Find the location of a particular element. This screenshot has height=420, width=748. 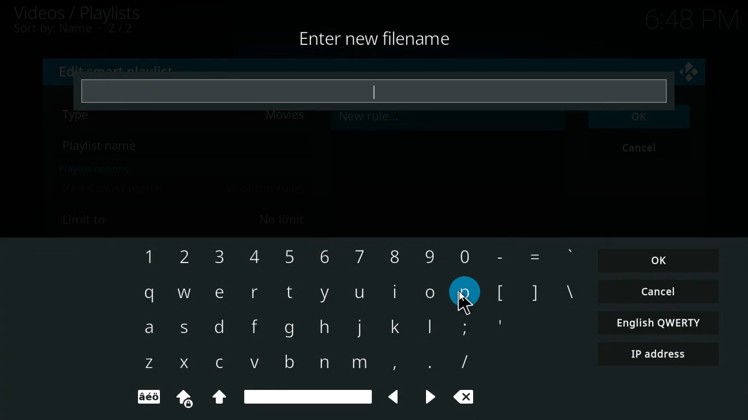

X is located at coordinates (183, 364).